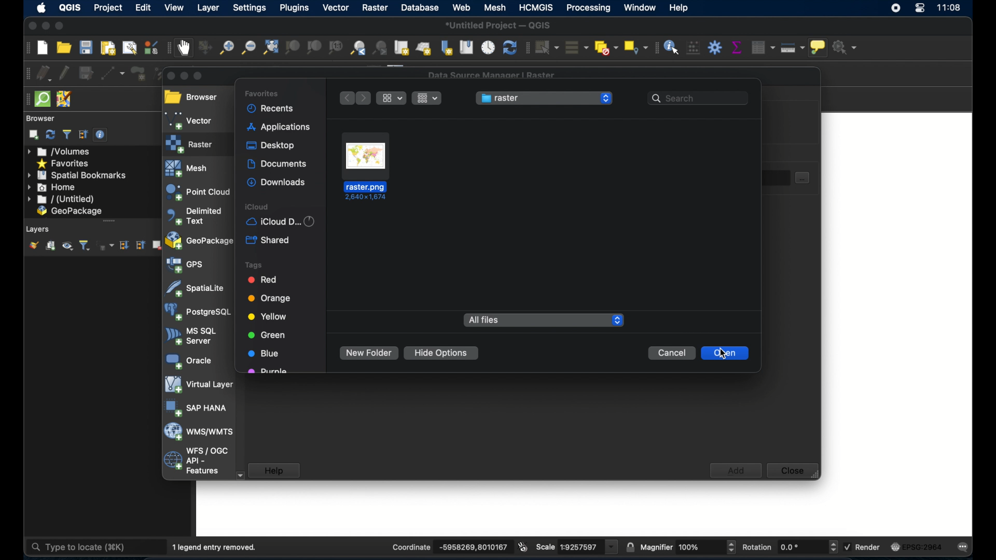  Describe the element at coordinates (790, 547) in the screenshot. I see `rotations` at that location.